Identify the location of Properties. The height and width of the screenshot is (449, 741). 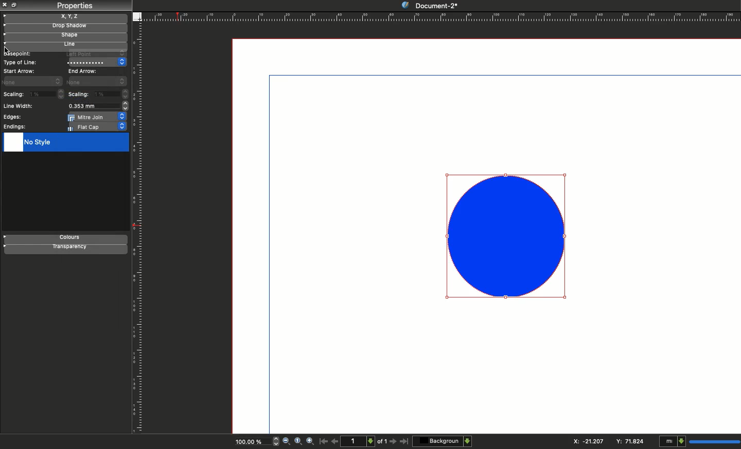
(74, 6).